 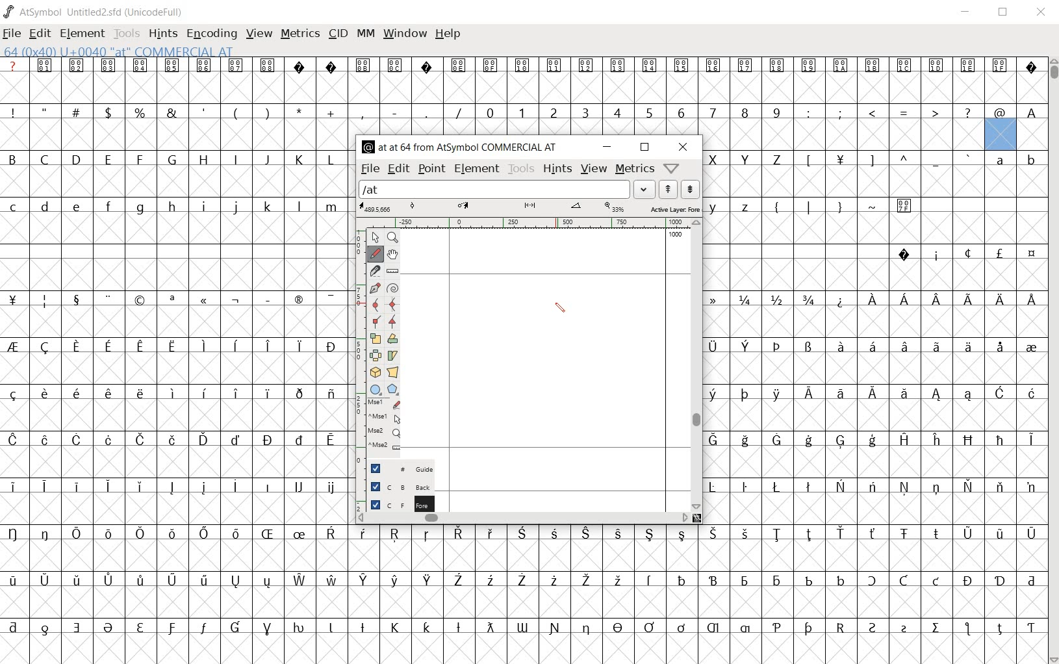 I want to click on foreground, so click(x=413, y=502).